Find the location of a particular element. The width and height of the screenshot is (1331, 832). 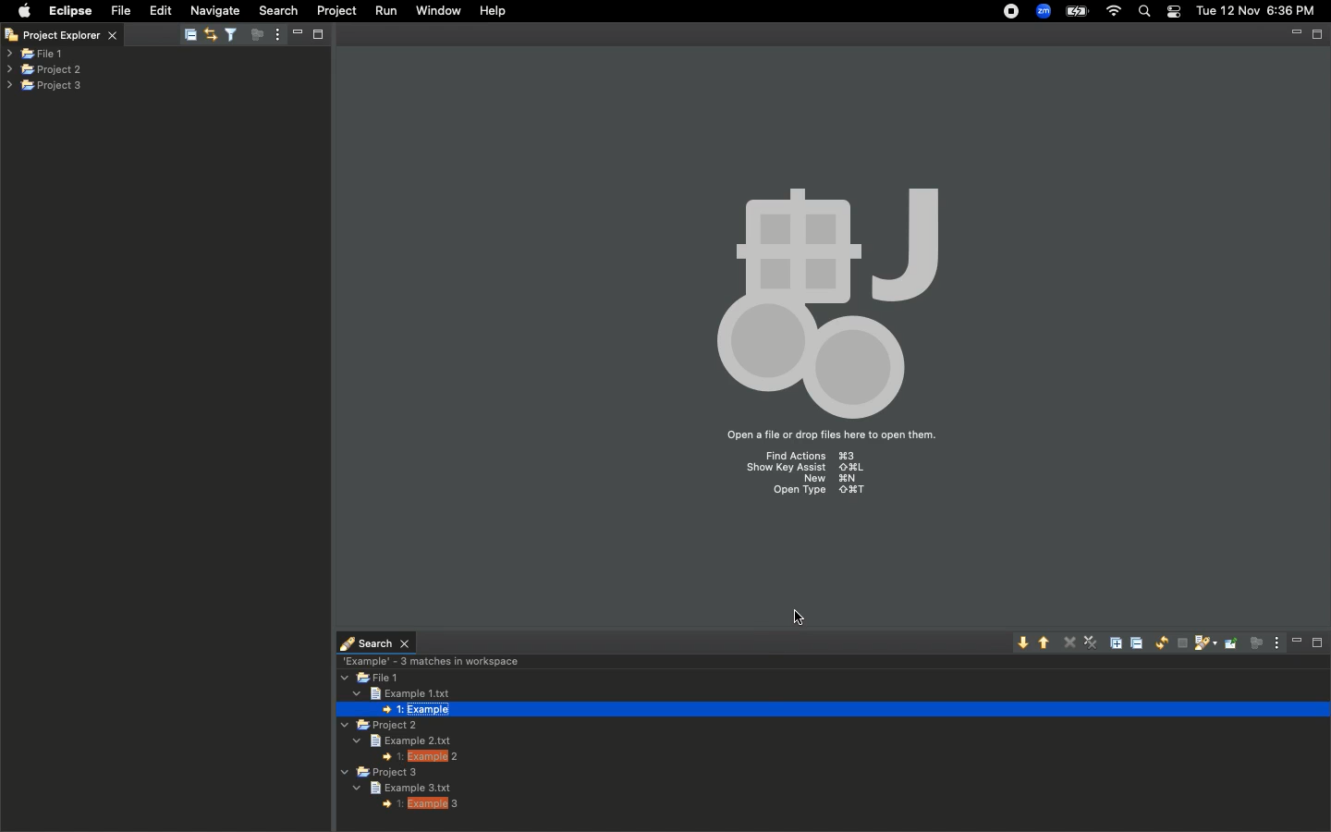

search is located at coordinates (375, 639).